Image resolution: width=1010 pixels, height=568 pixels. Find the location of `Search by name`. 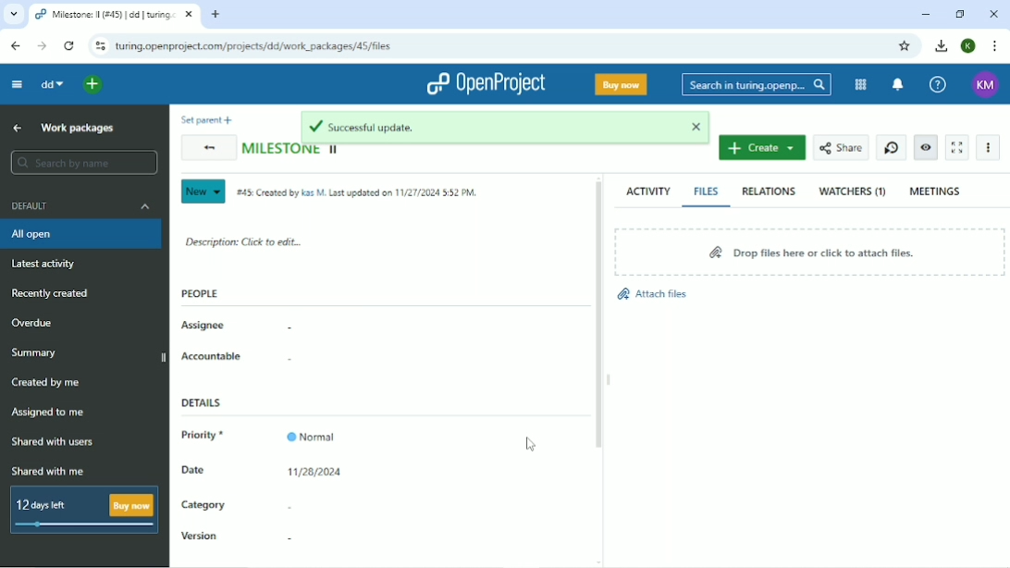

Search by name is located at coordinates (83, 162).